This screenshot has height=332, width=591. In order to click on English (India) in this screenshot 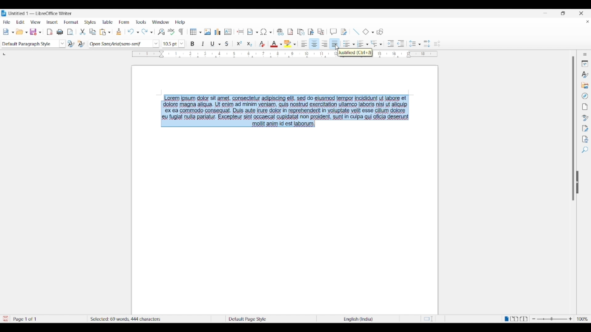, I will do `click(361, 319)`.